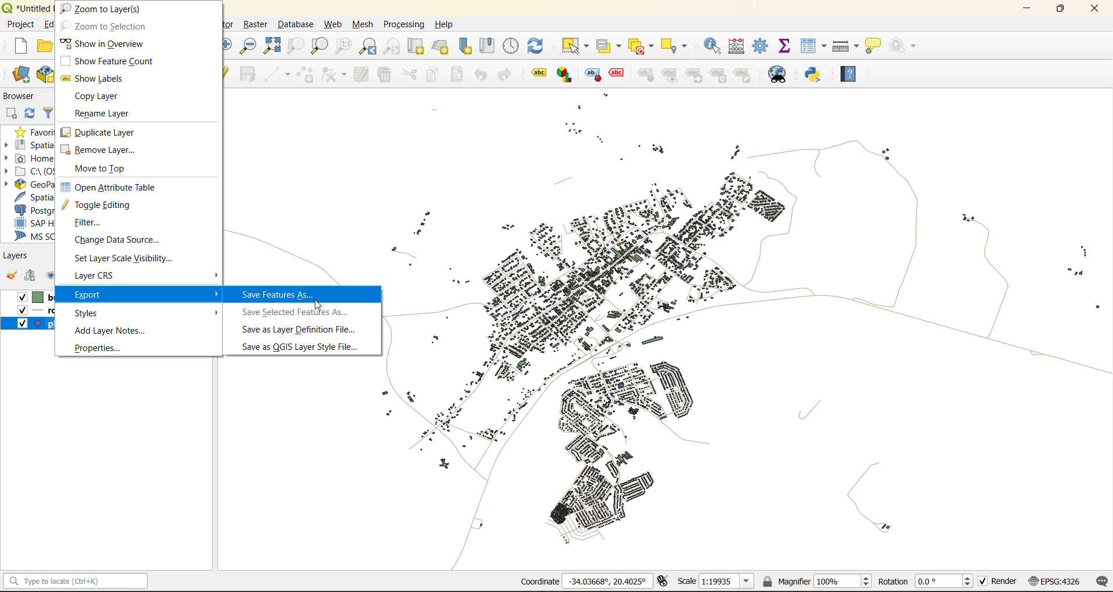 This screenshot has width=1113, height=592. I want to click on select value, so click(611, 45).